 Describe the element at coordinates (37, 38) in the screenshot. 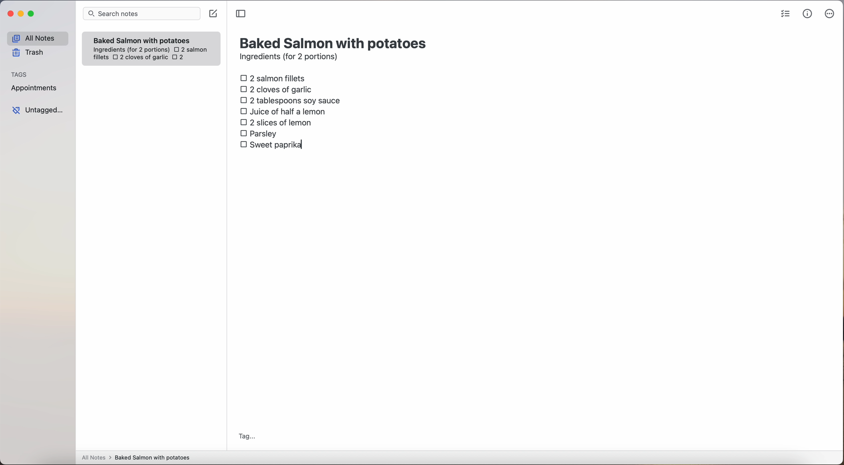

I see `all notes` at that location.